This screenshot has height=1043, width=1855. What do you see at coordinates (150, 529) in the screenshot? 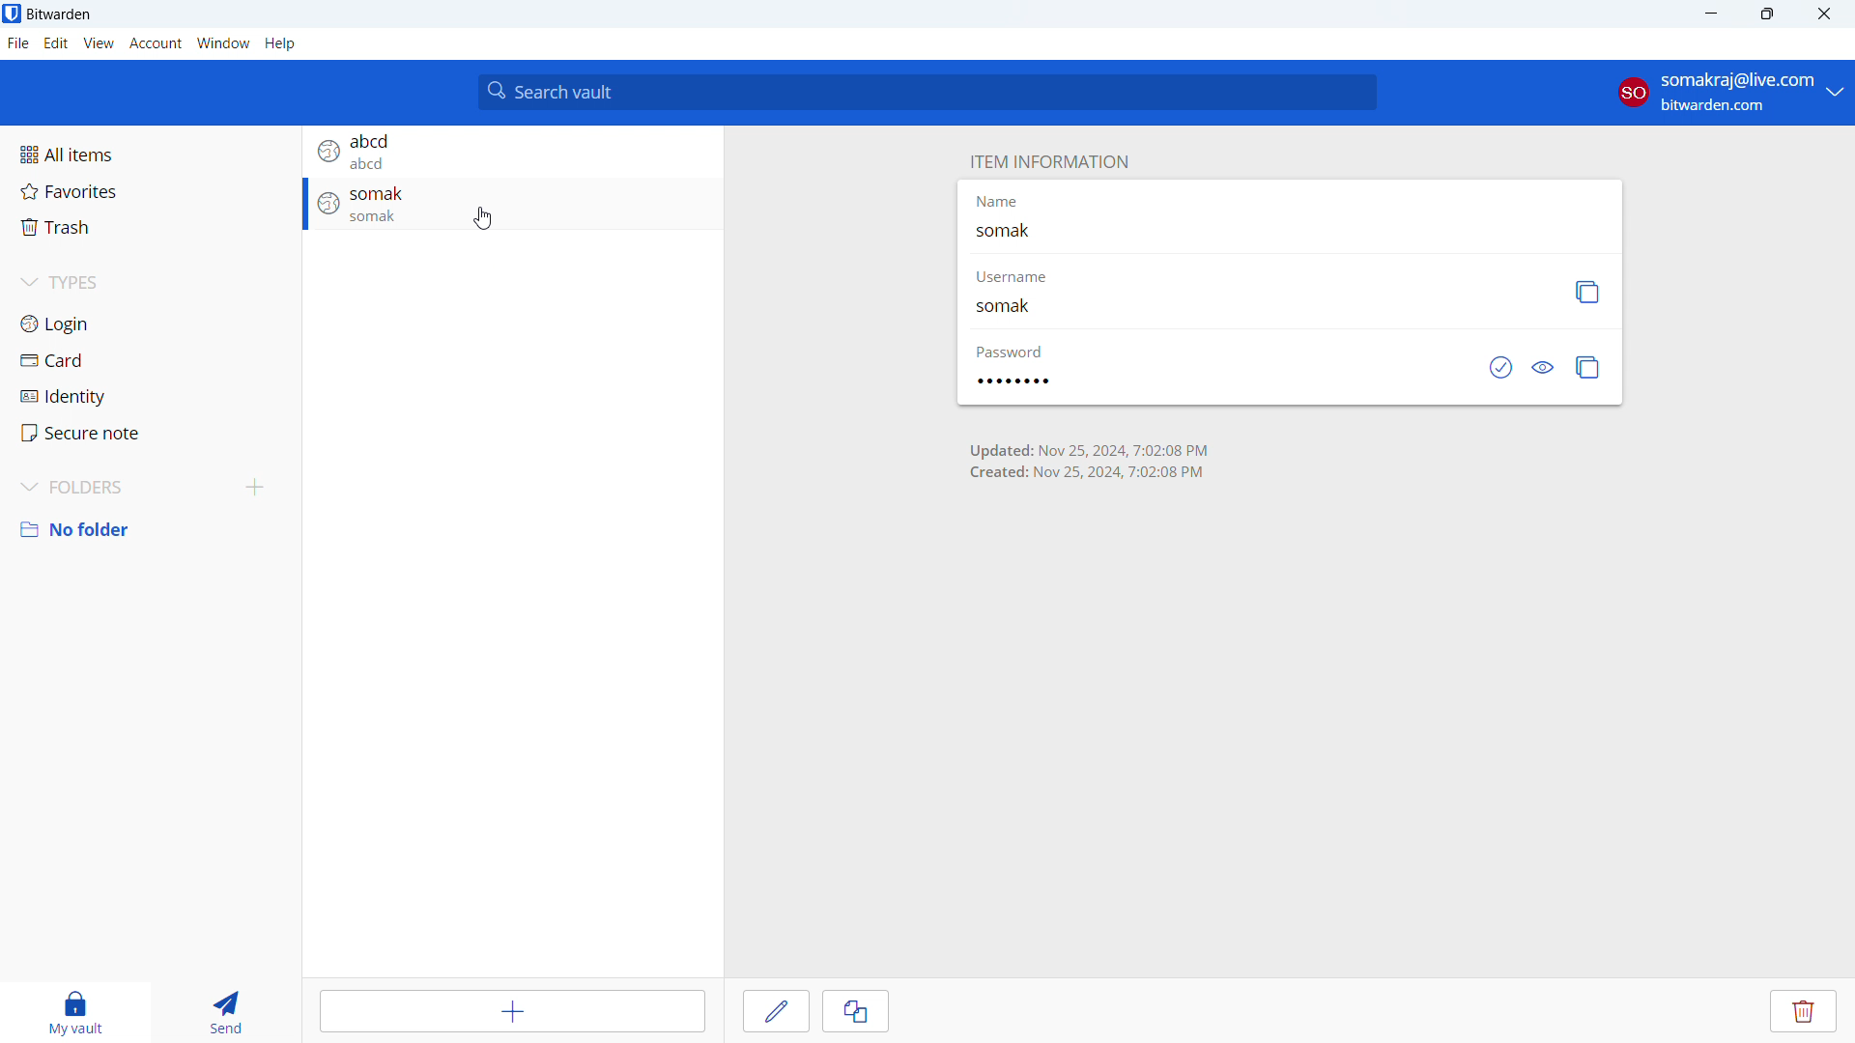
I see `no folder` at bounding box center [150, 529].